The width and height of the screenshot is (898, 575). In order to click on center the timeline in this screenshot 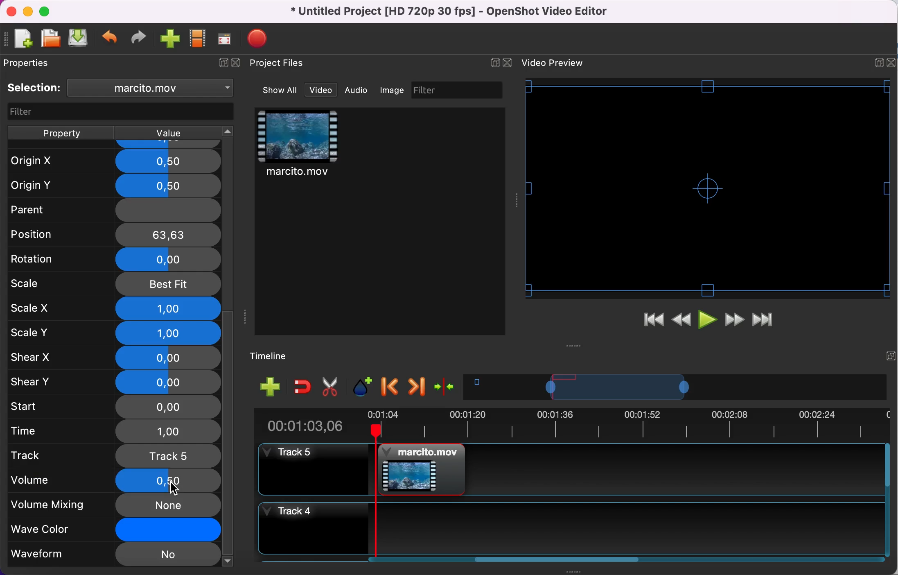, I will do `click(446, 386)`.